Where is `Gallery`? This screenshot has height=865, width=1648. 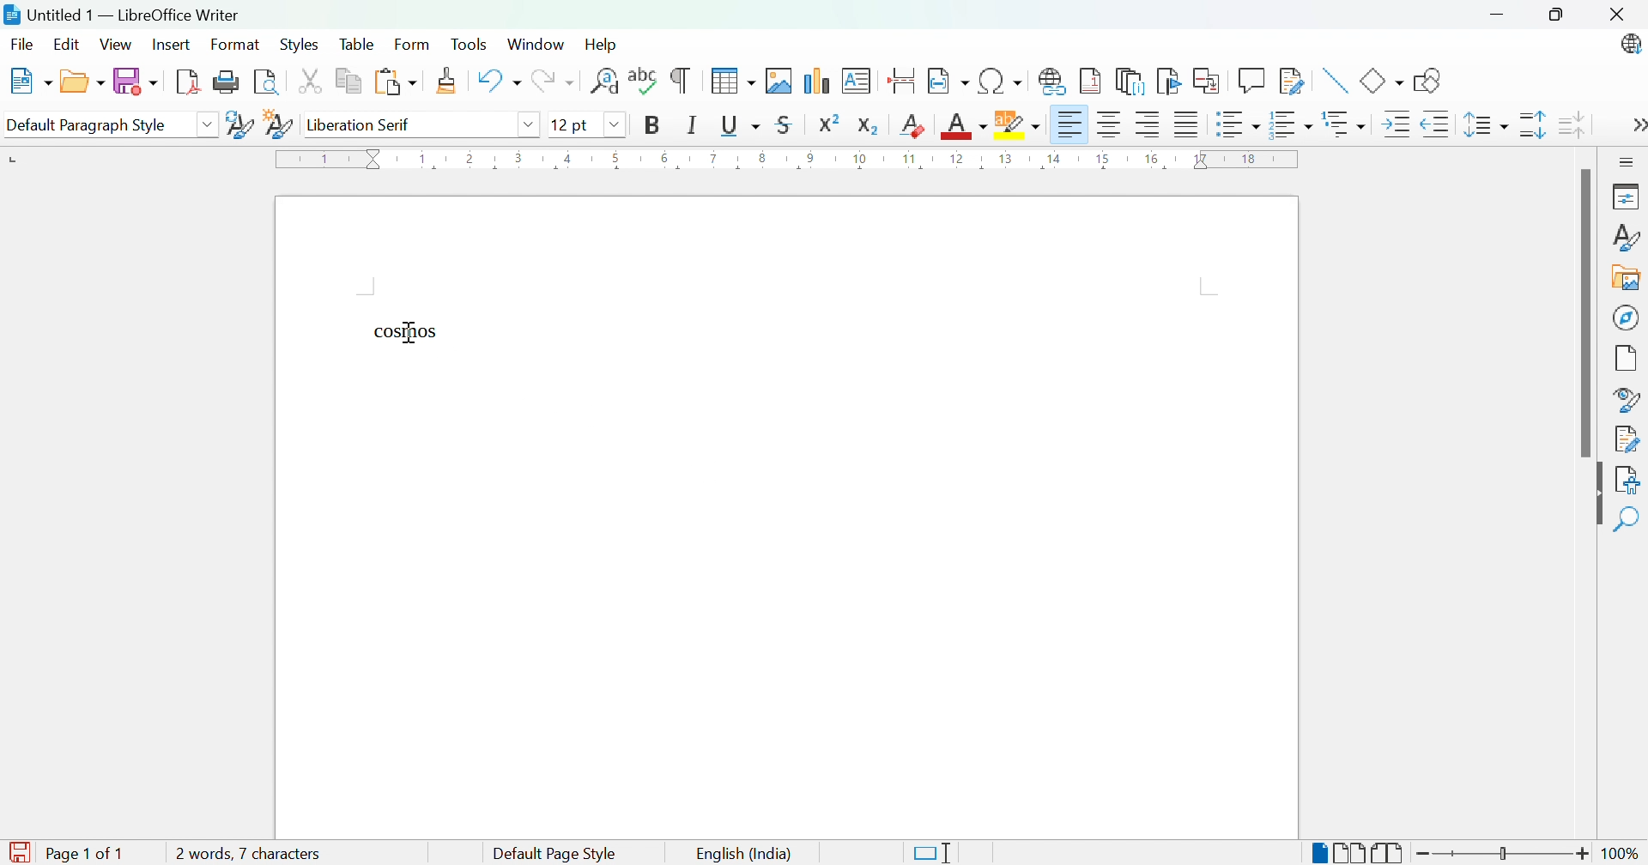
Gallery is located at coordinates (1623, 277).